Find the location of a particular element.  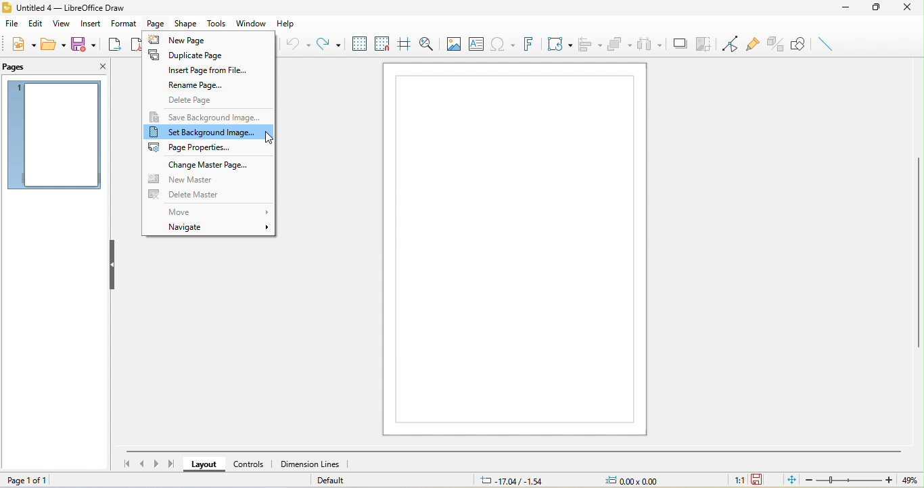

page properties is located at coordinates (198, 147).